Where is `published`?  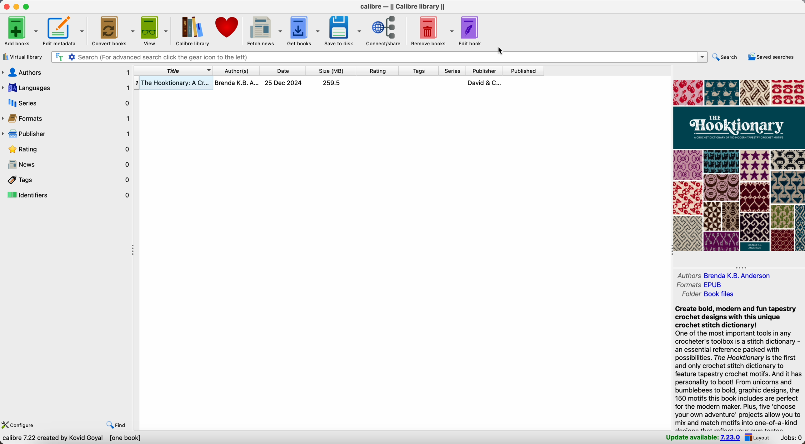 published is located at coordinates (524, 70).